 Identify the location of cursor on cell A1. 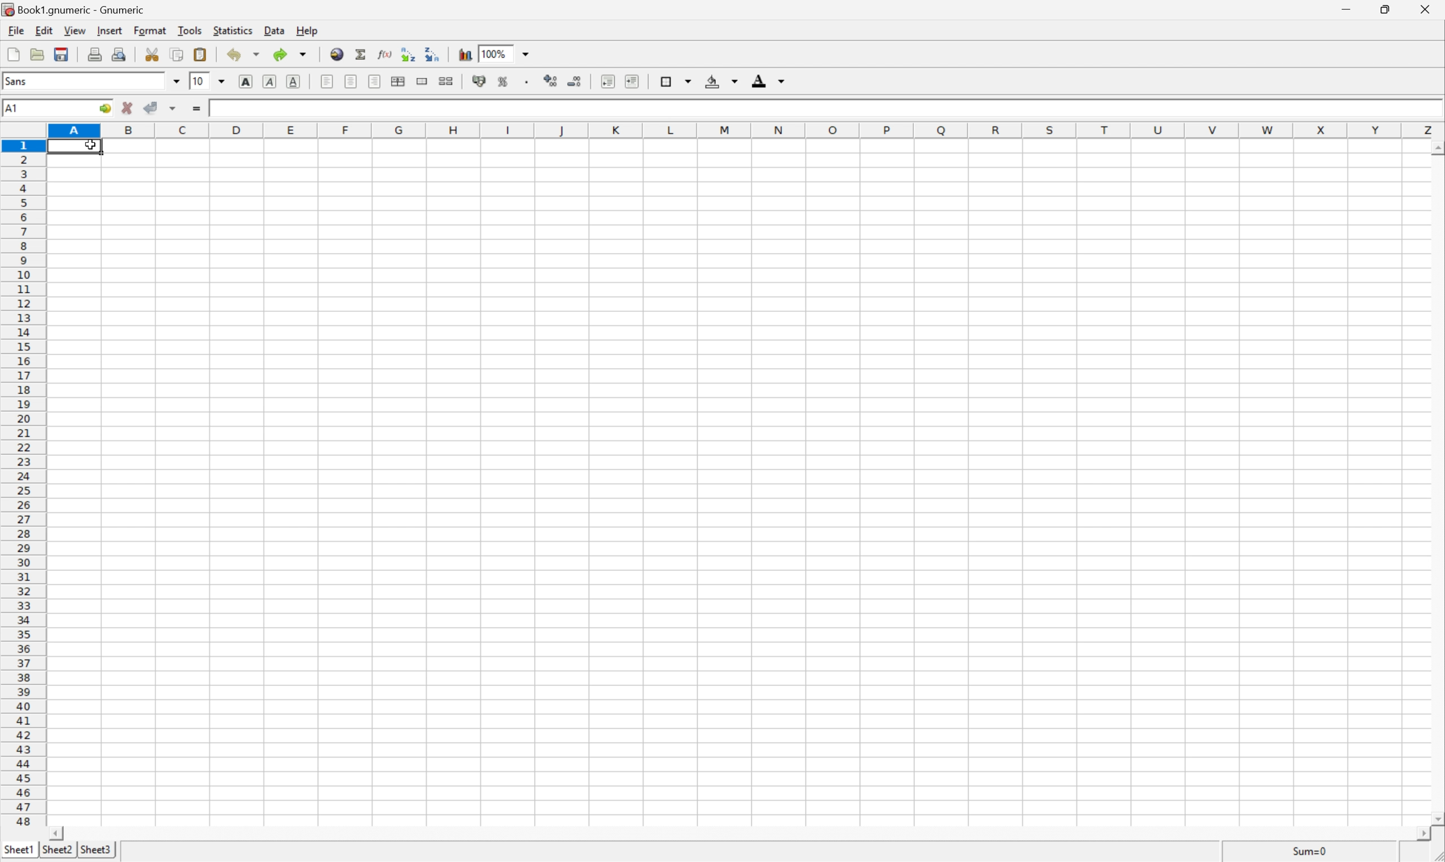
(92, 143).